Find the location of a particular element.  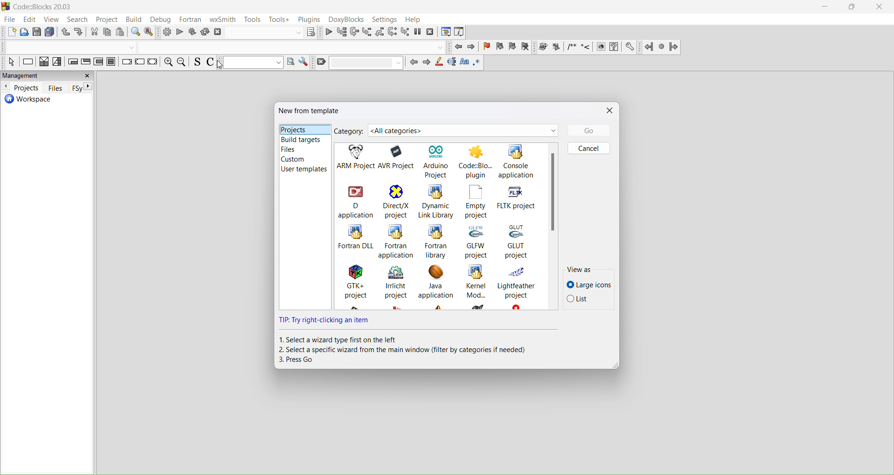

FSy is located at coordinates (81, 88).